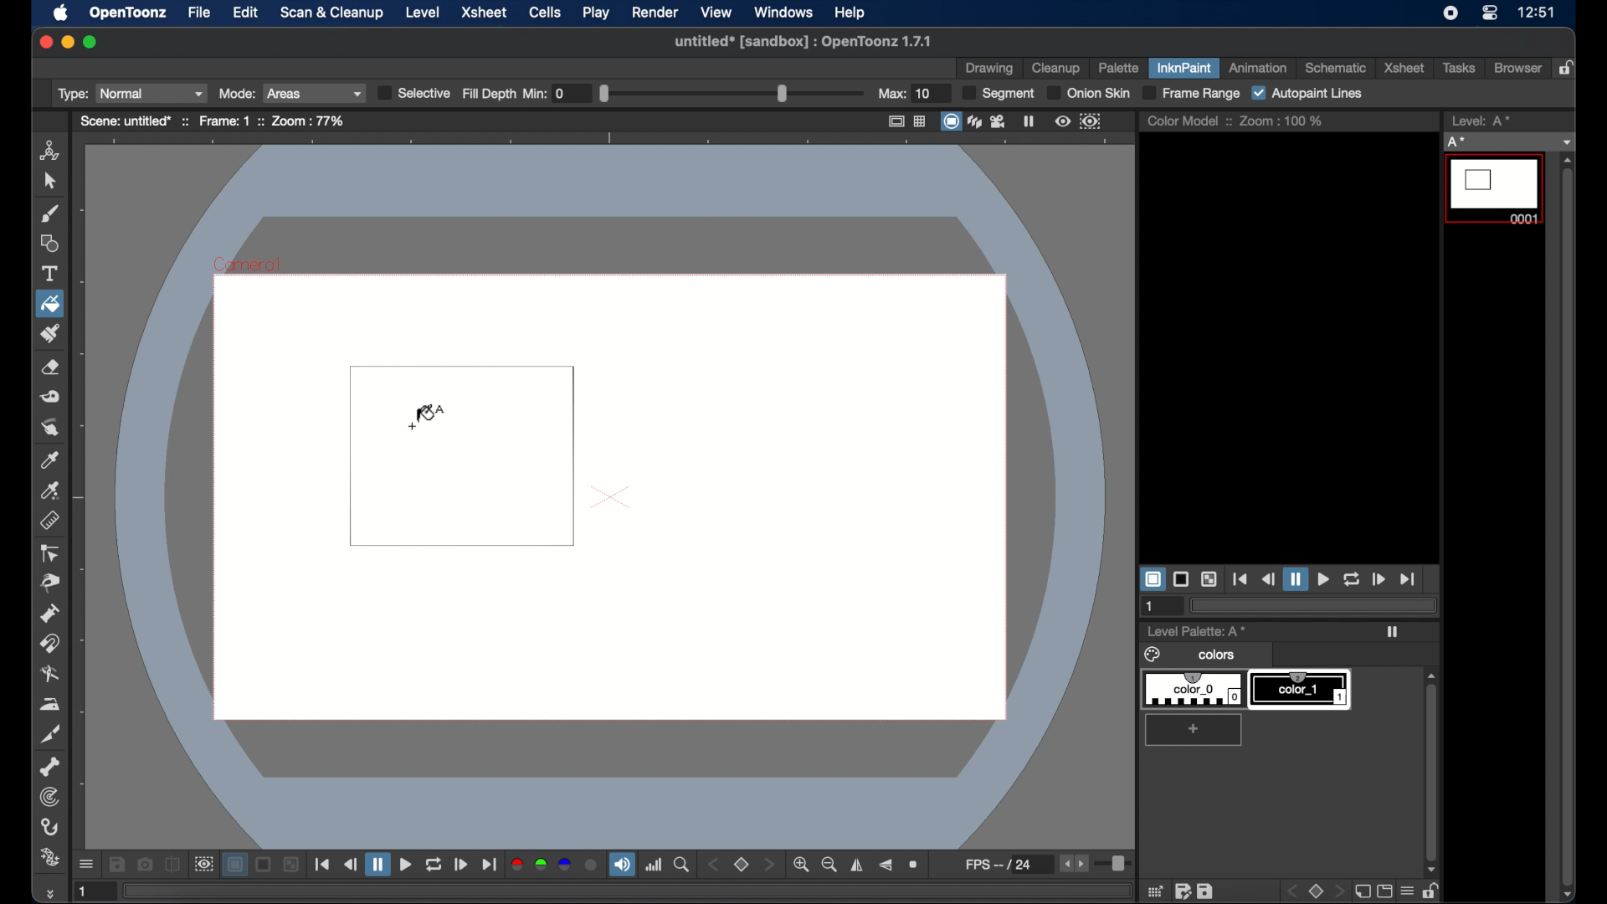 The height and width of the screenshot is (904, 1607). What do you see at coordinates (989, 69) in the screenshot?
I see `drawing` at bounding box center [989, 69].